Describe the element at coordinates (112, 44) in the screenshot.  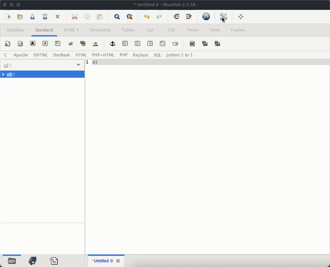
I see `anchor - hyperlink` at that location.